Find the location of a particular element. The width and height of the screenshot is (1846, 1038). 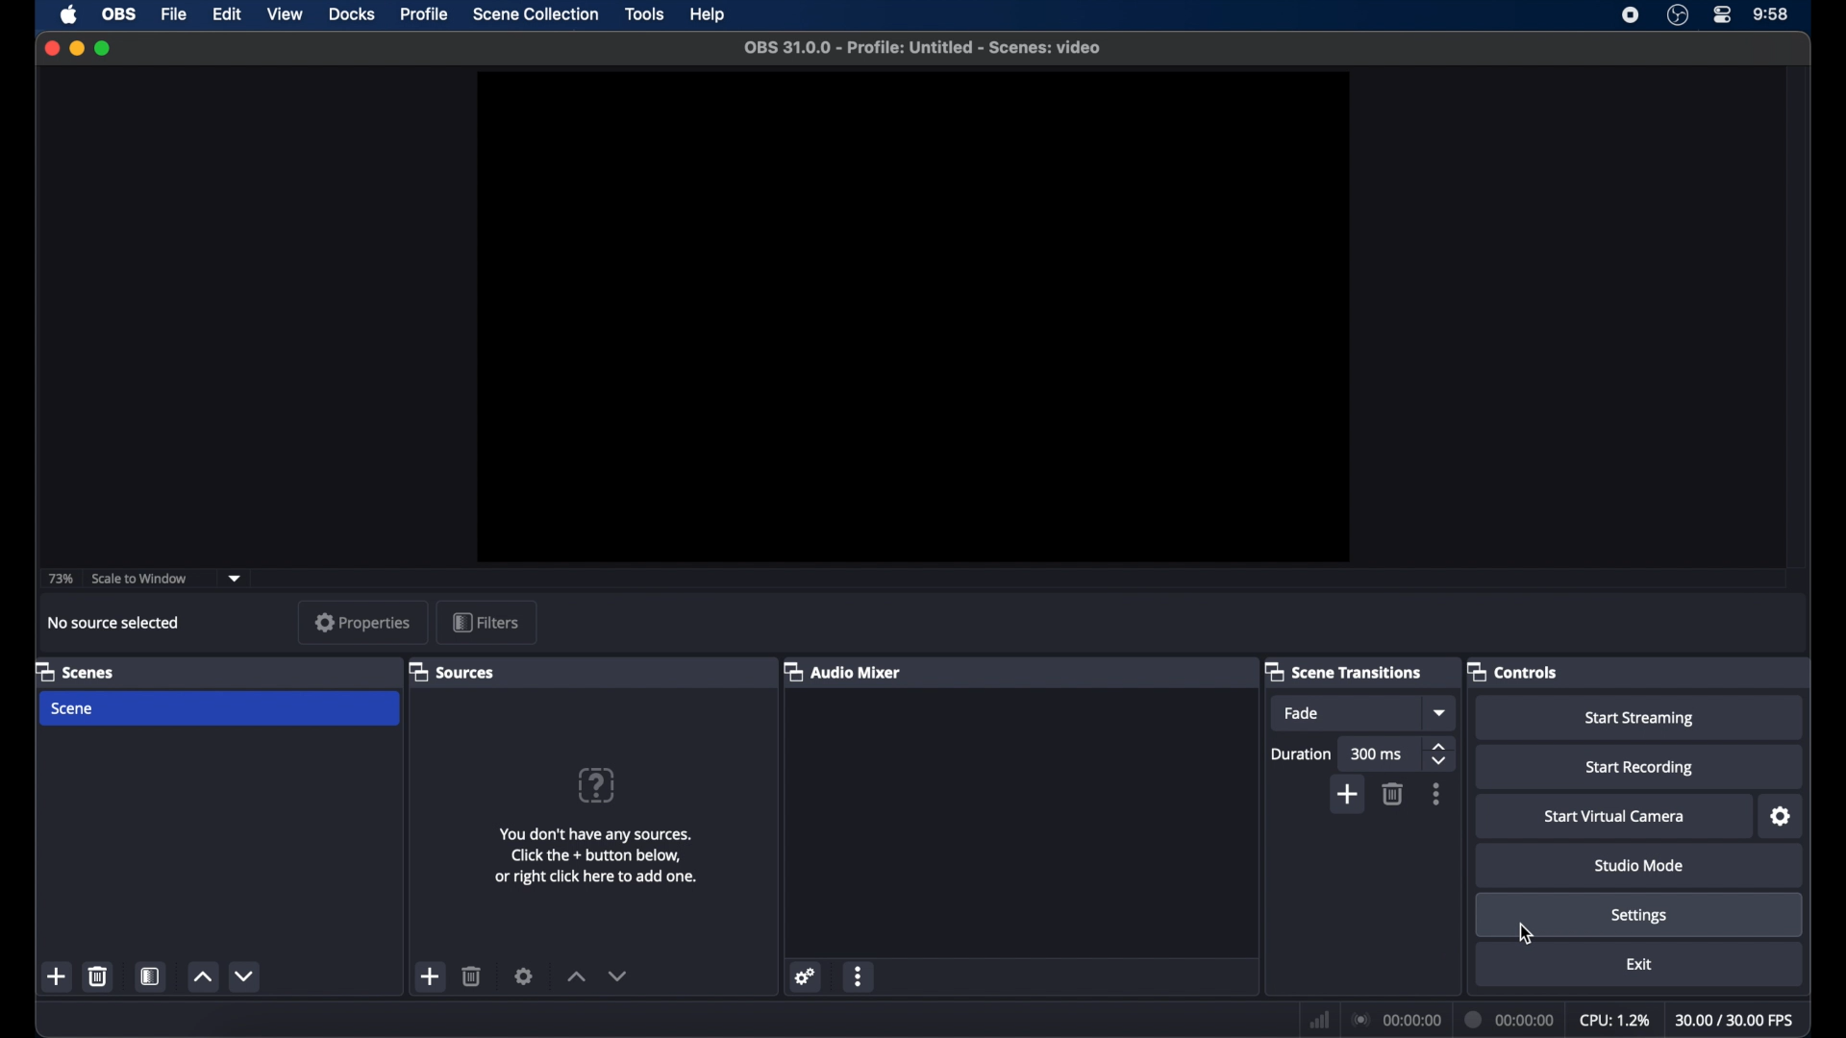

tools is located at coordinates (646, 15).